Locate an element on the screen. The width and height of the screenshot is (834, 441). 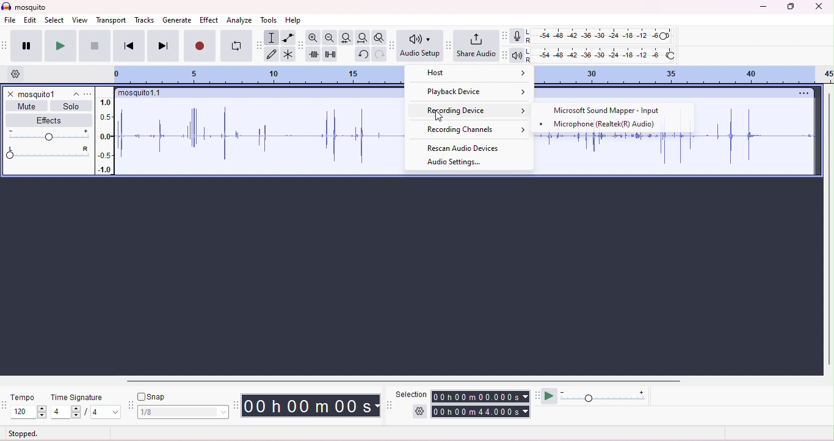
next is located at coordinates (163, 45).